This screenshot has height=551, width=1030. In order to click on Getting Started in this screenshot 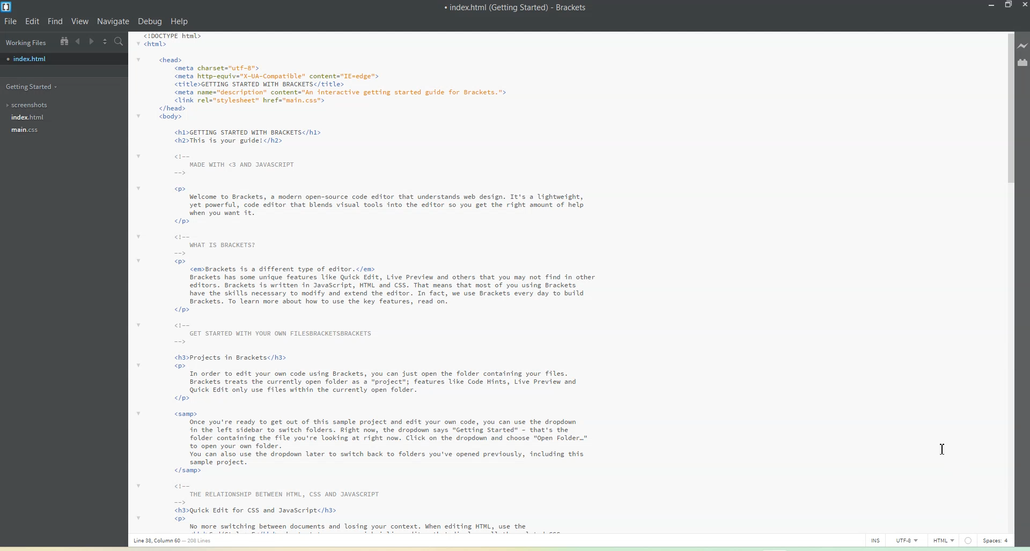, I will do `click(33, 87)`.